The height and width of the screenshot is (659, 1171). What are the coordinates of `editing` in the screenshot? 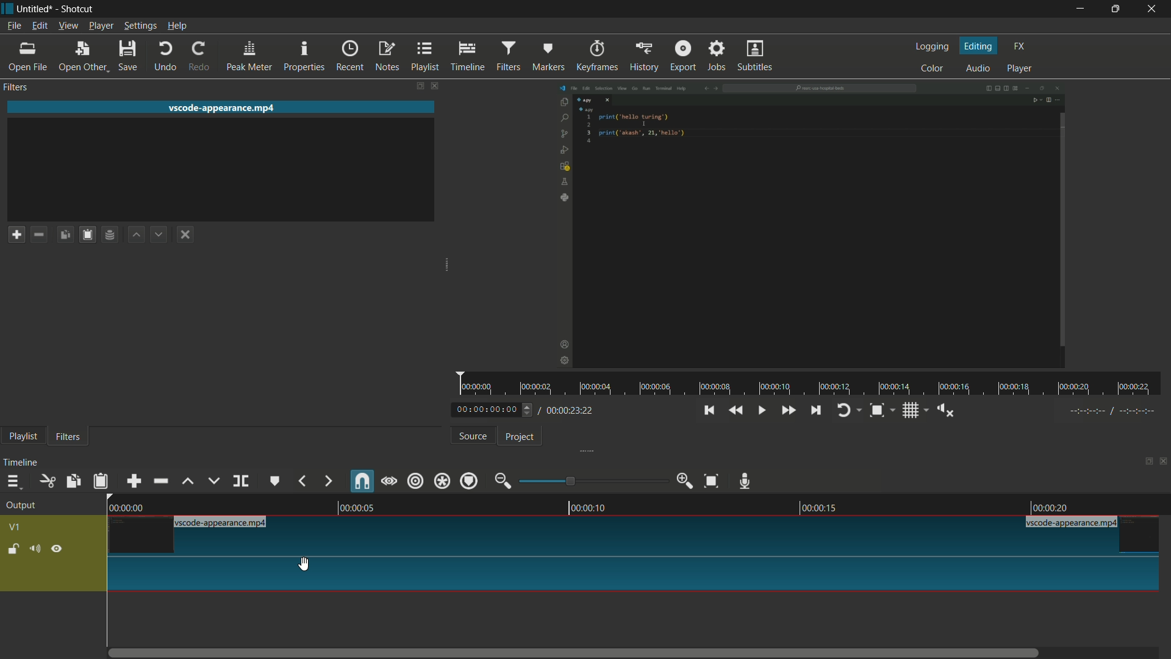 It's located at (979, 46).